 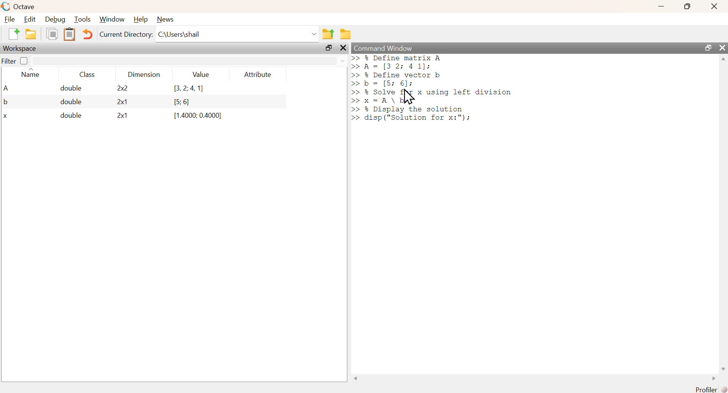 I want to click on profiler, so click(x=709, y=389).